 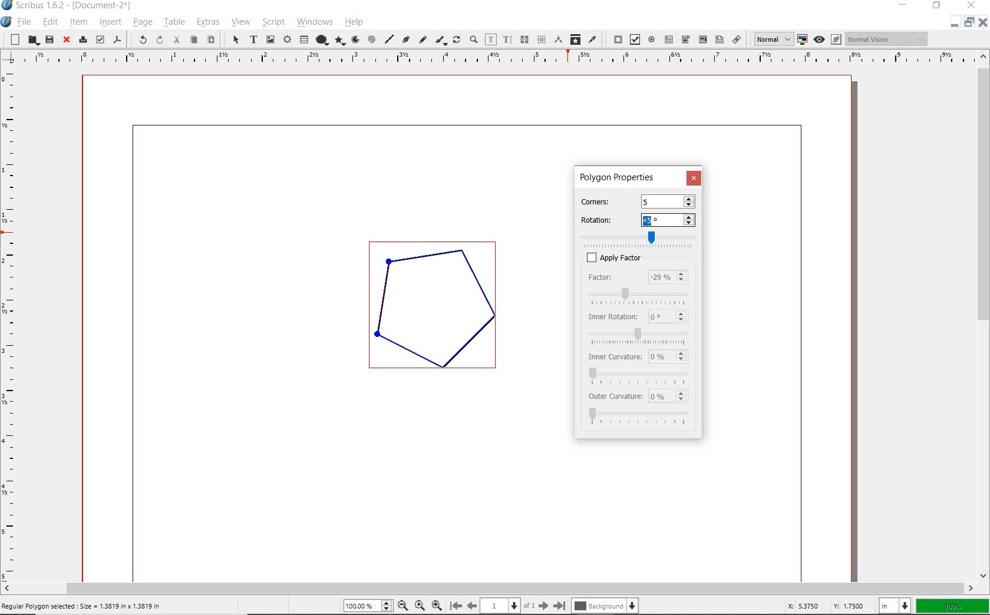 What do you see at coordinates (801, 606) in the screenshot?
I see `x: 3.17%` at bounding box center [801, 606].